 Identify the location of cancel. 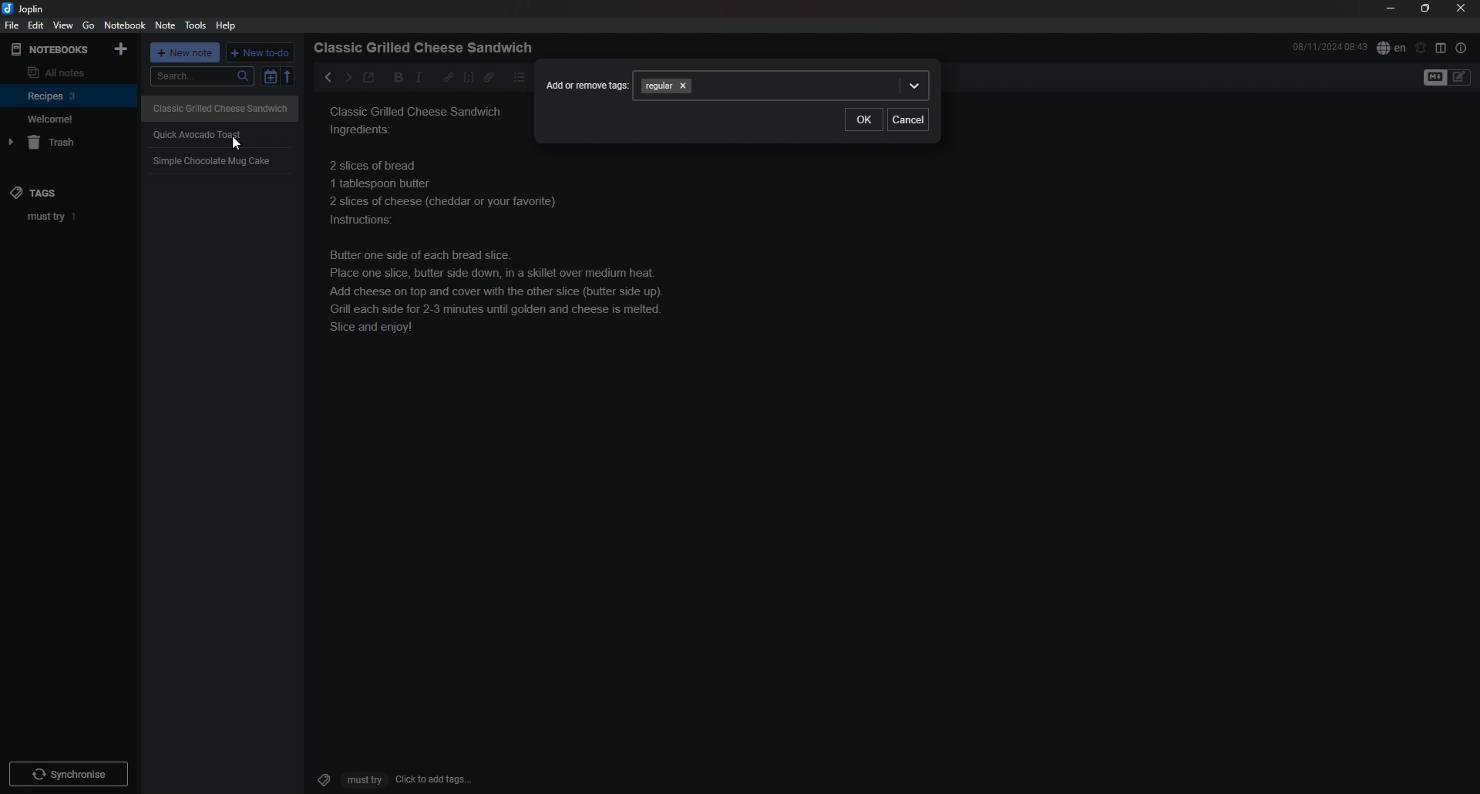
(909, 118).